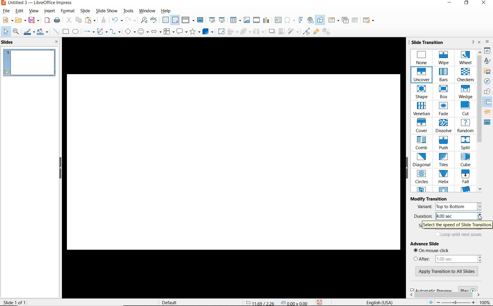  Describe the element at coordinates (355, 20) in the screenshot. I see `DELETE SLIDE` at that location.